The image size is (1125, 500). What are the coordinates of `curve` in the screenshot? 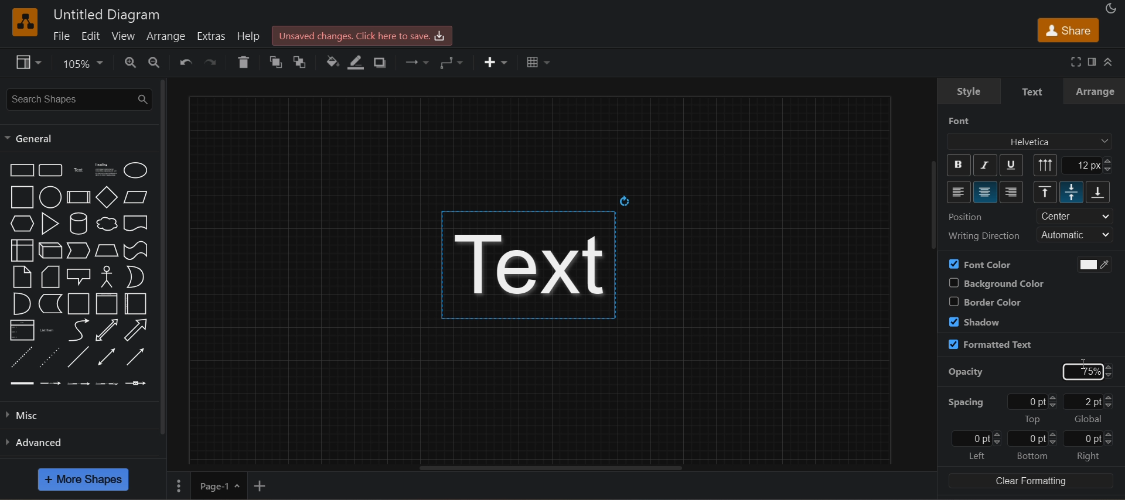 It's located at (77, 330).